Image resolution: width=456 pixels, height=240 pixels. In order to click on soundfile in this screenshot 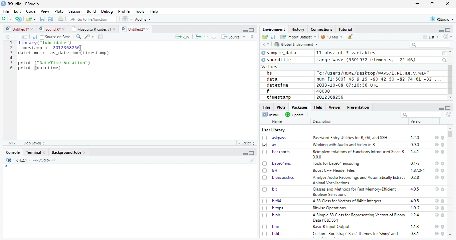, I will do `click(277, 60)`.